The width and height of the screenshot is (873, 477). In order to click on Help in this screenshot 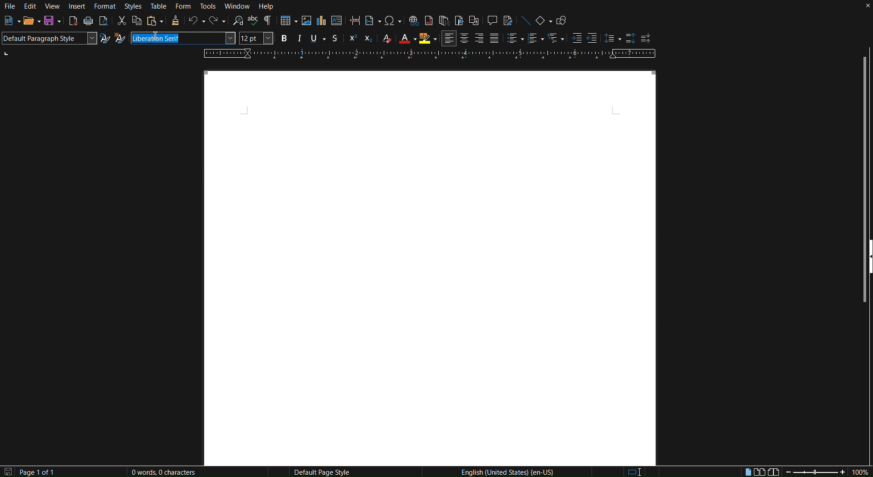, I will do `click(269, 7)`.